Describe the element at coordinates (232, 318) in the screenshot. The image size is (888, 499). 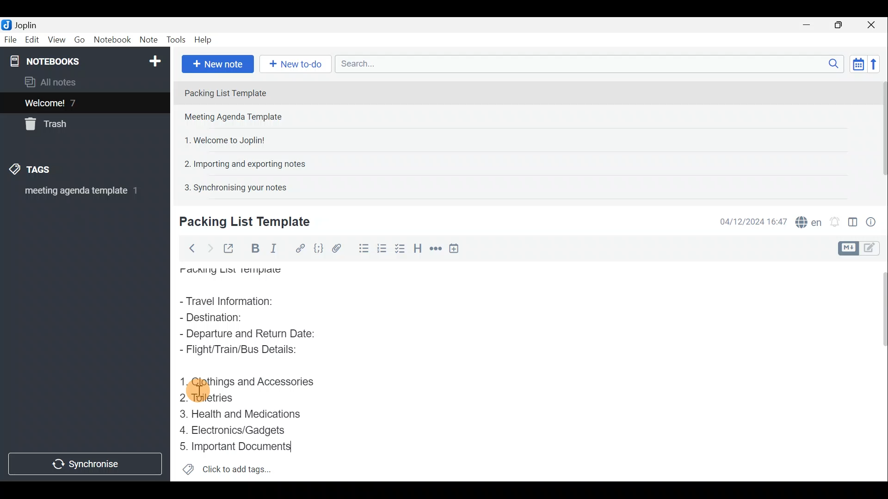
I see `Destination:` at that location.